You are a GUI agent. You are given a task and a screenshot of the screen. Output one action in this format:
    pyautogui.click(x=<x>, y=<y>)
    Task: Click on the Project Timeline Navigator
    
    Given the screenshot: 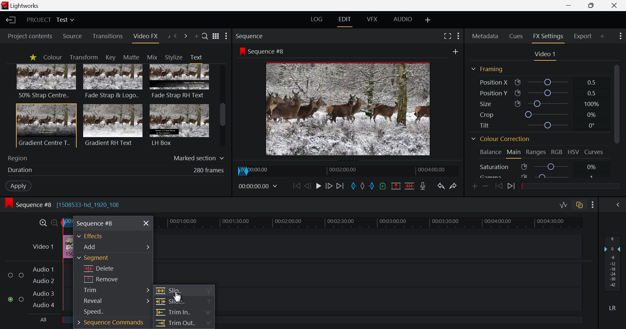 What is the action you would take?
    pyautogui.click(x=350, y=169)
    